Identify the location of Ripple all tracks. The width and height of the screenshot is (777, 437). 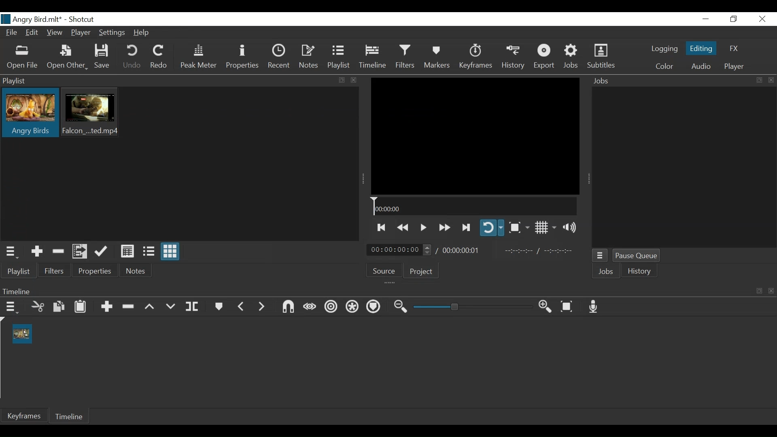
(352, 307).